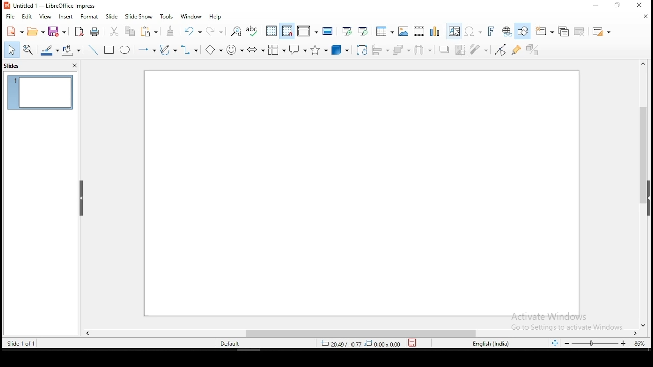  Describe the element at coordinates (114, 31) in the screenshot. I see `cut` at that location.